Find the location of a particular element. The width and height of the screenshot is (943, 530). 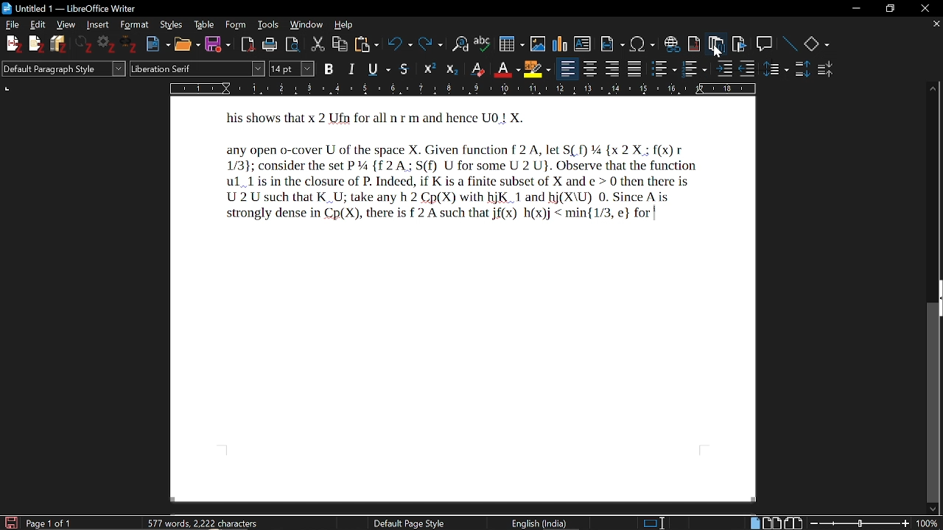

Find and replace is located at coordinates (460, 46).